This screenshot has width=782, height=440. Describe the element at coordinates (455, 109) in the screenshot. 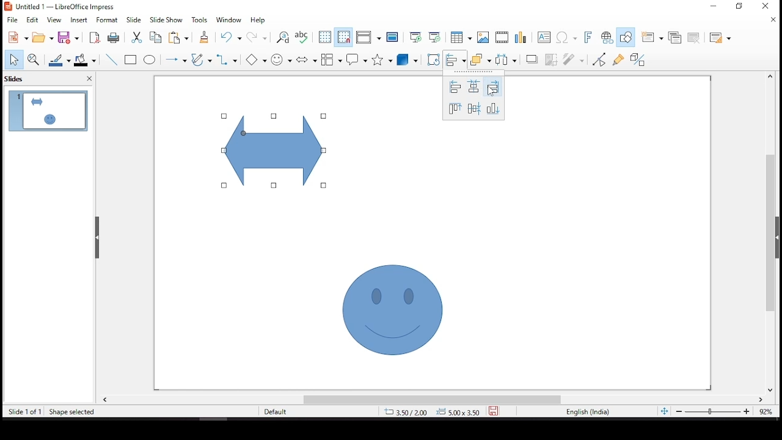

I see `bottom` at that location.